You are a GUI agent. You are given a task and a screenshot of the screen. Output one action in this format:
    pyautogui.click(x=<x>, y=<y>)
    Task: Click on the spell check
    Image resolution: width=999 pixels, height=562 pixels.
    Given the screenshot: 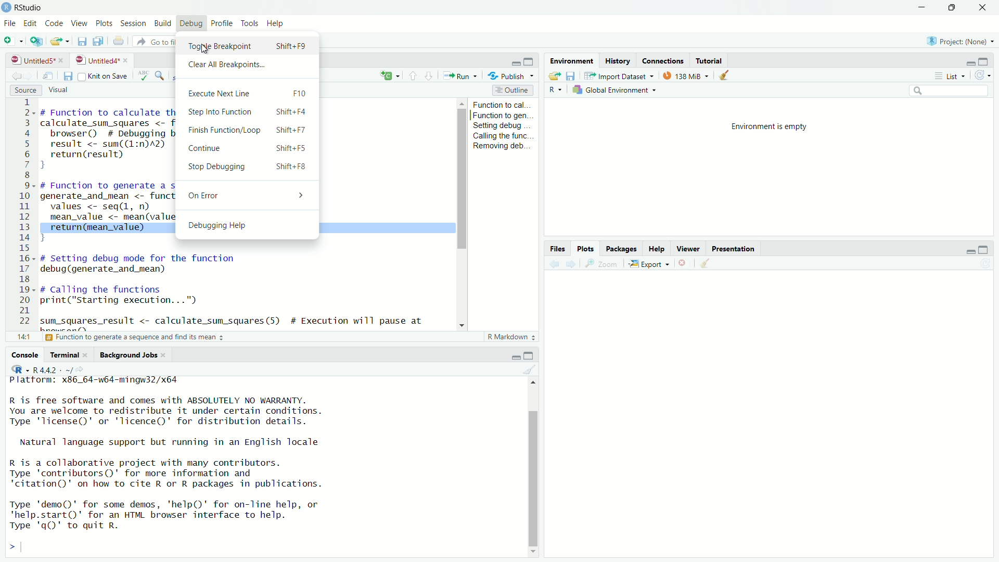 What is the action you would take?
    pyautogui.click(x=142, y=76)
    